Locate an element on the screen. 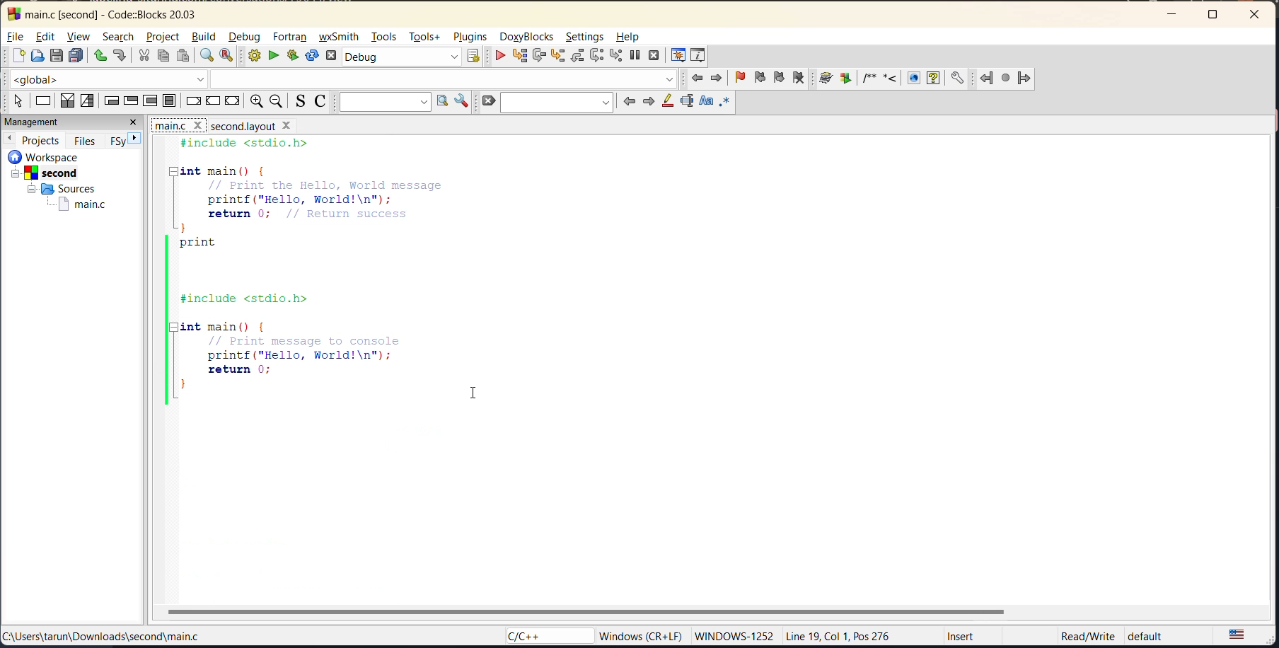 This screenshot has height=648, width=1279. cursor is located at coordinates (473, 392).